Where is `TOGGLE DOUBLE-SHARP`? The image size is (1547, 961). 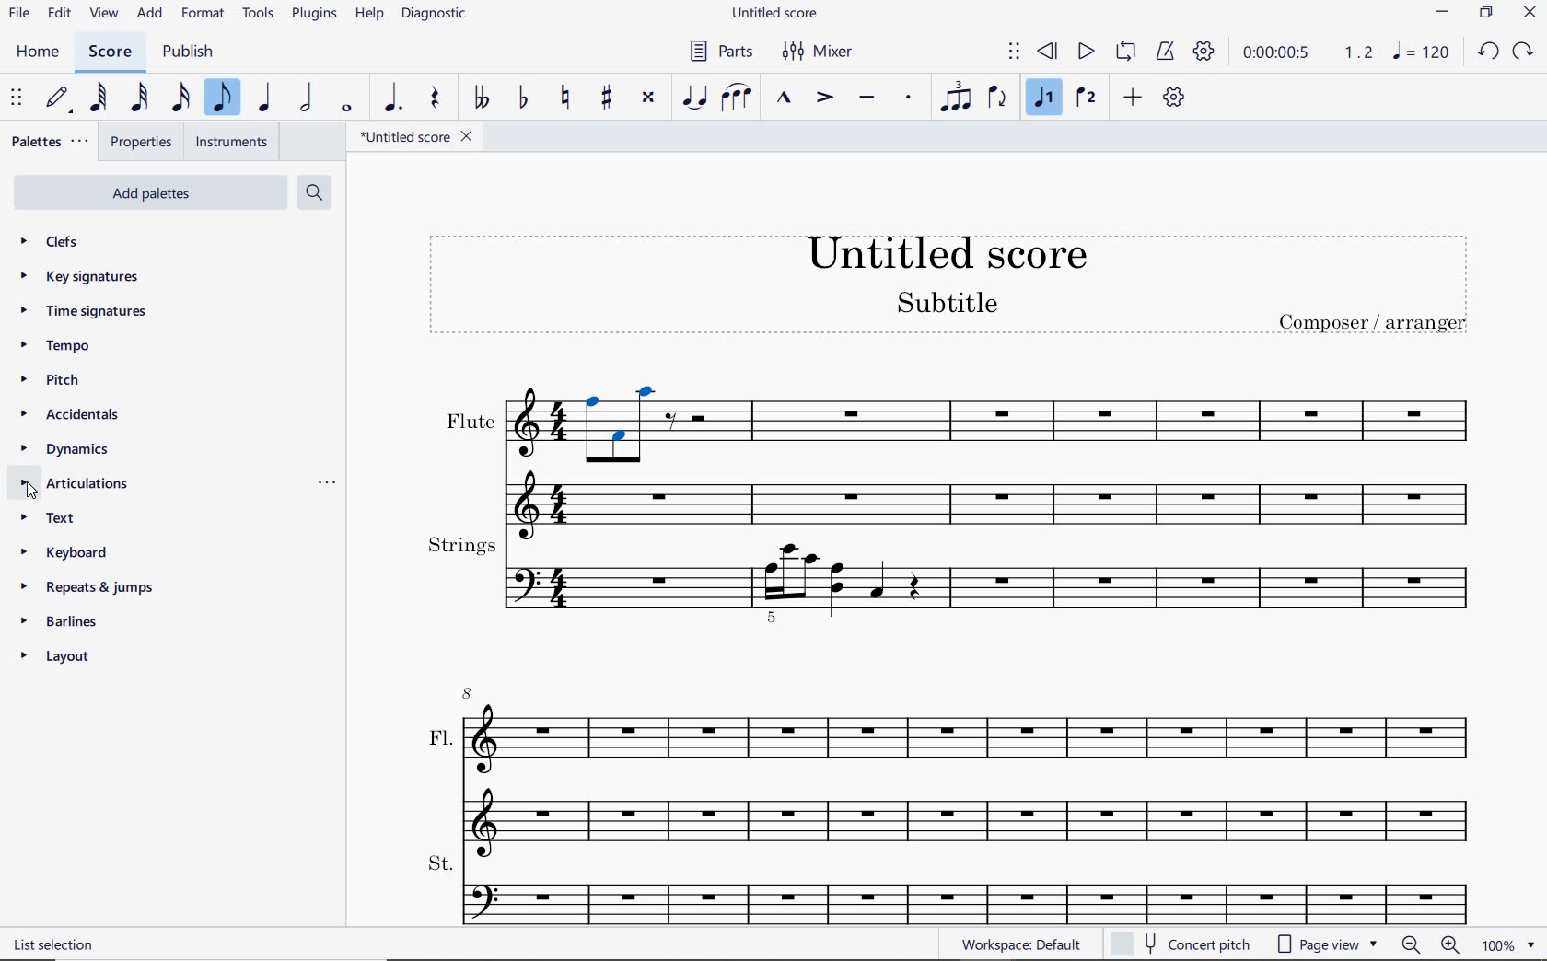 TOGGLE DOUBLE-SHARP is located at coordinates (648, 98).